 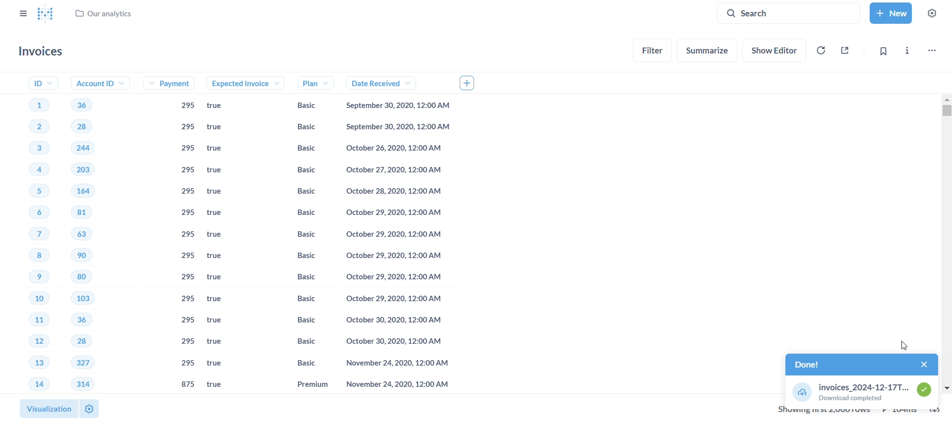 What do you see at coordinates (393, 385) in the screenshot?
I see `November 24,2020, 12:00 AM` at bounding box center [393, 385].